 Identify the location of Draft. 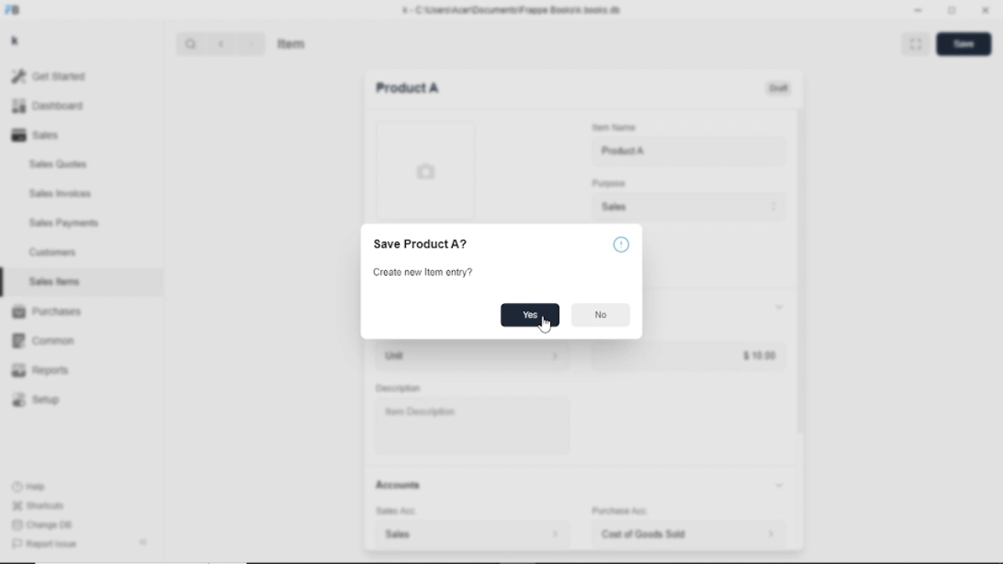
(780, 89).